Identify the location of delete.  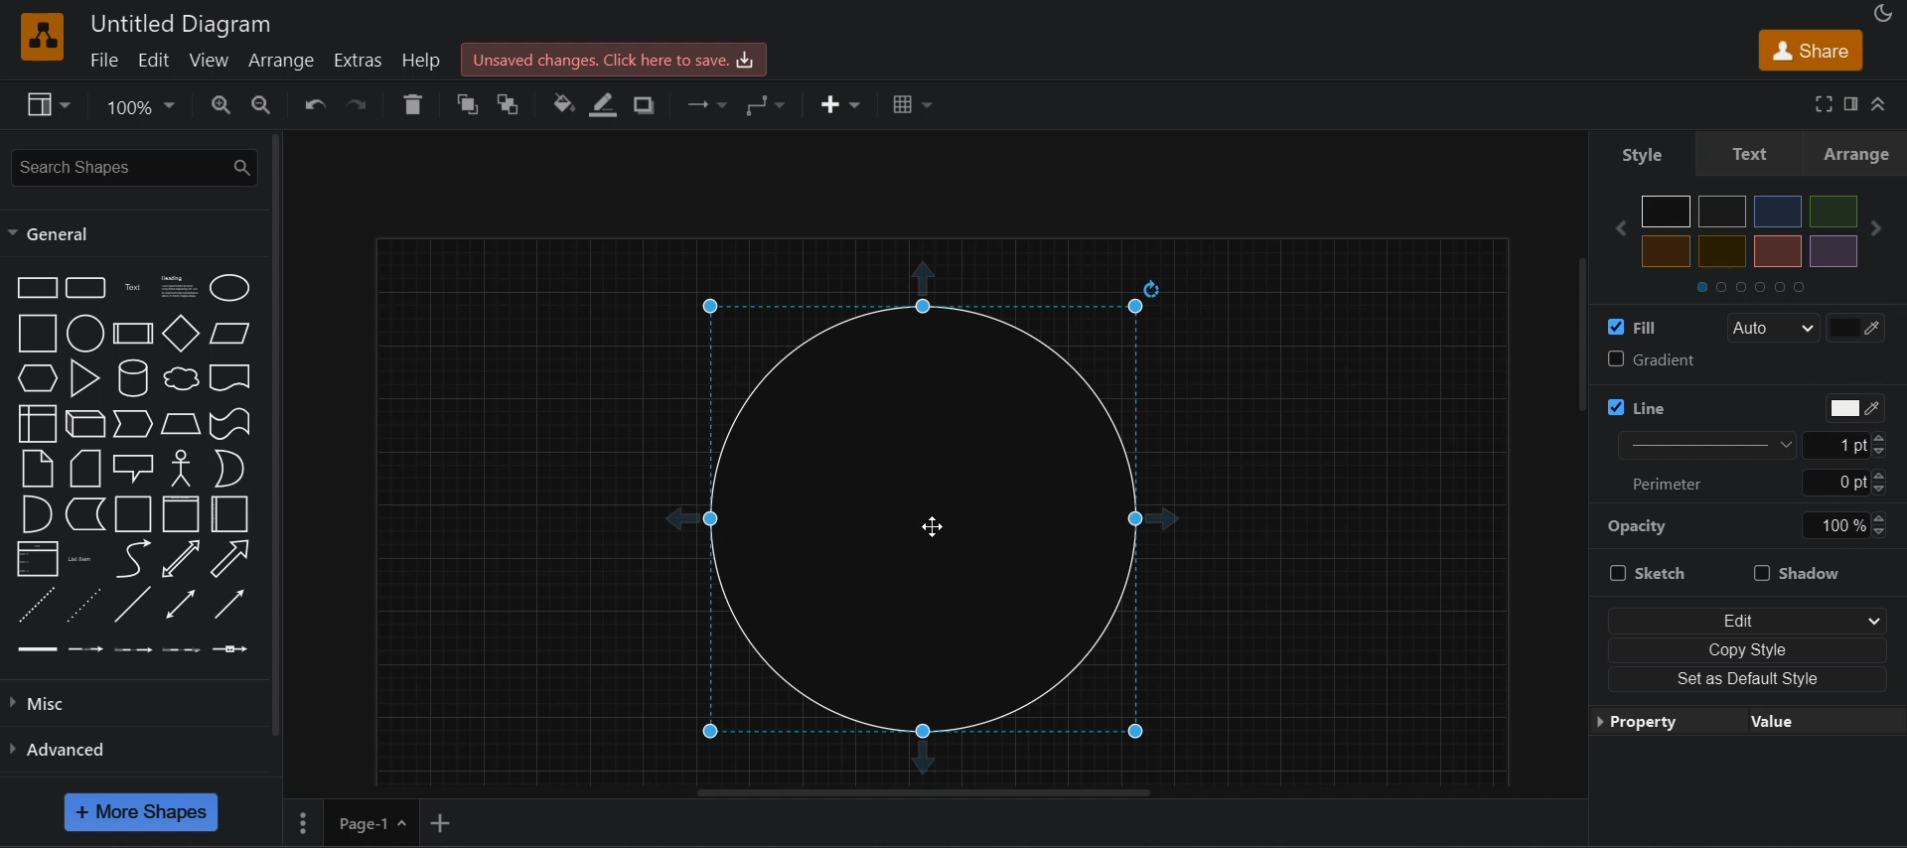
(417, 107).